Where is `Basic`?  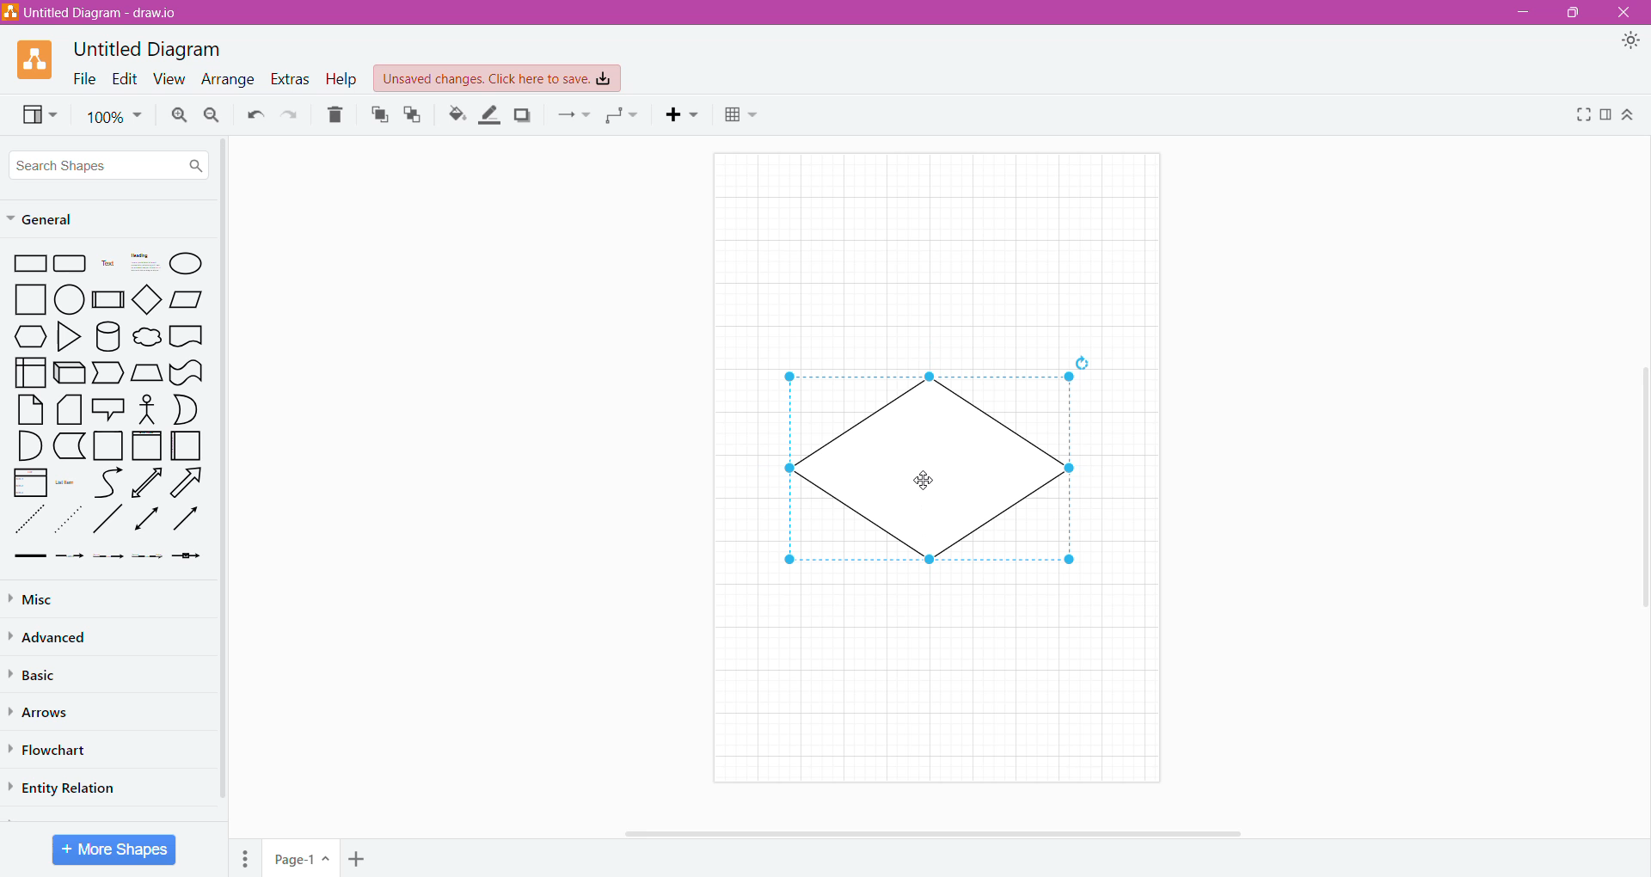
Basic is located at coordinates (39, 673).